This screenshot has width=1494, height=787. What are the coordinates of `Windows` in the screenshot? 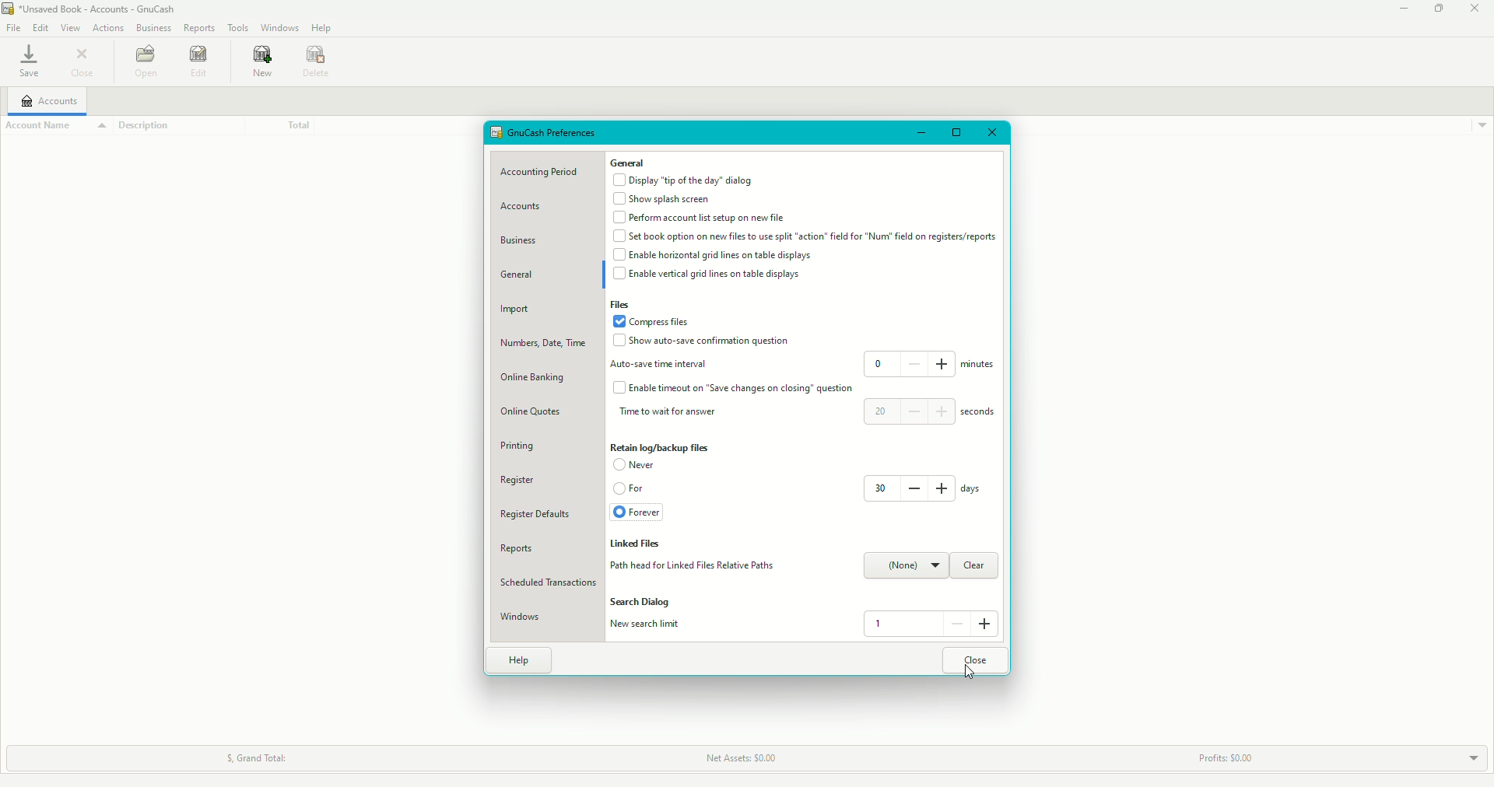 It's located at (521, 617).